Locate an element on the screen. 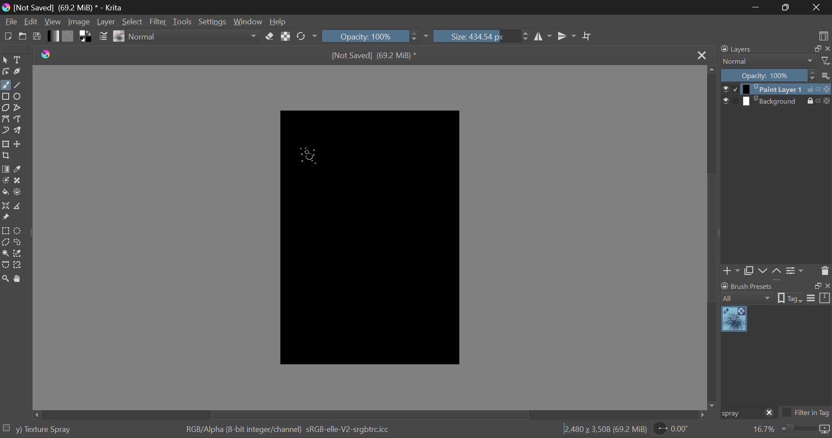  Help is located at coordinates (278, 20).